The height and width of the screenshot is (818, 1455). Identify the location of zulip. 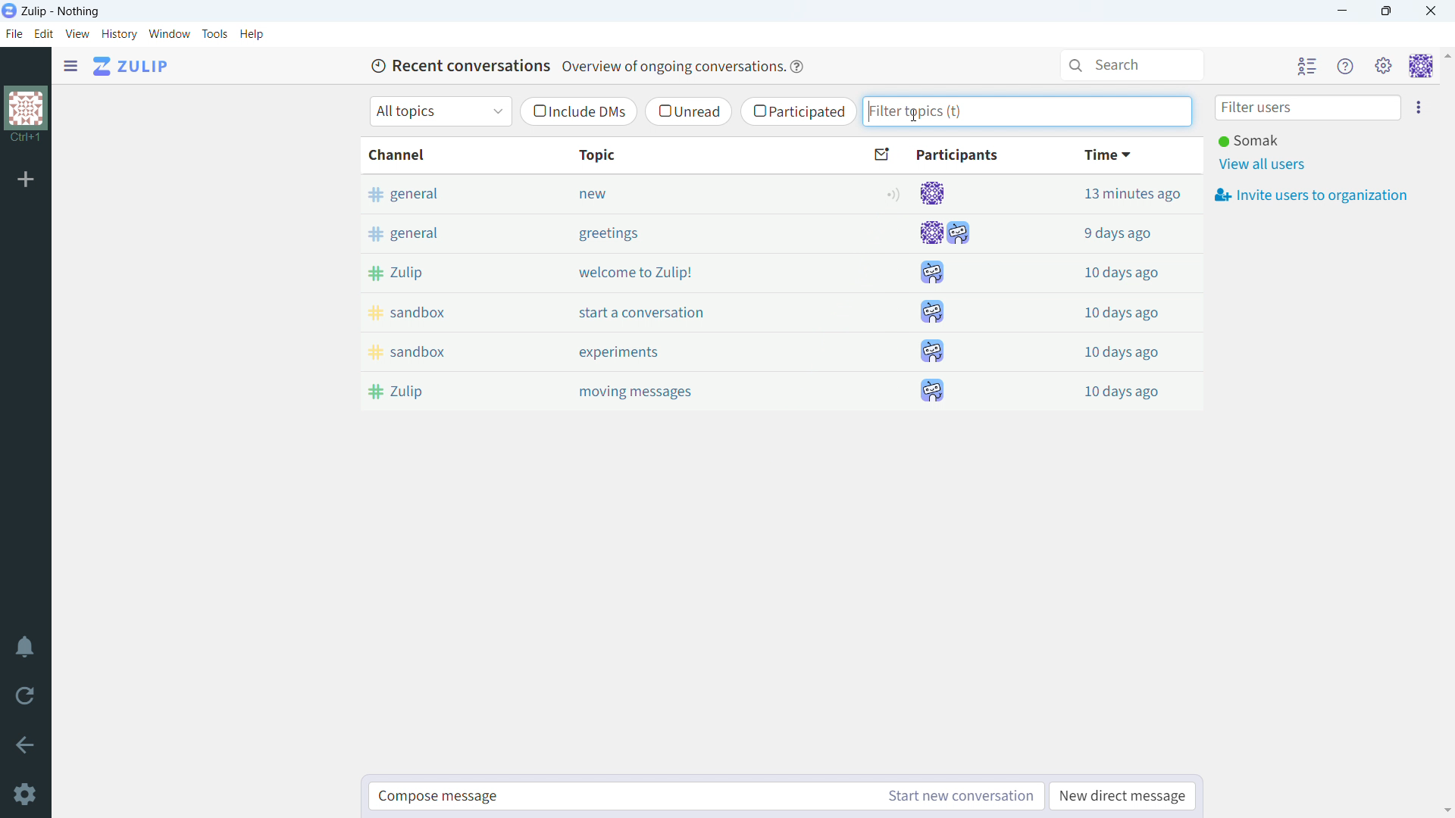
(441, 392).